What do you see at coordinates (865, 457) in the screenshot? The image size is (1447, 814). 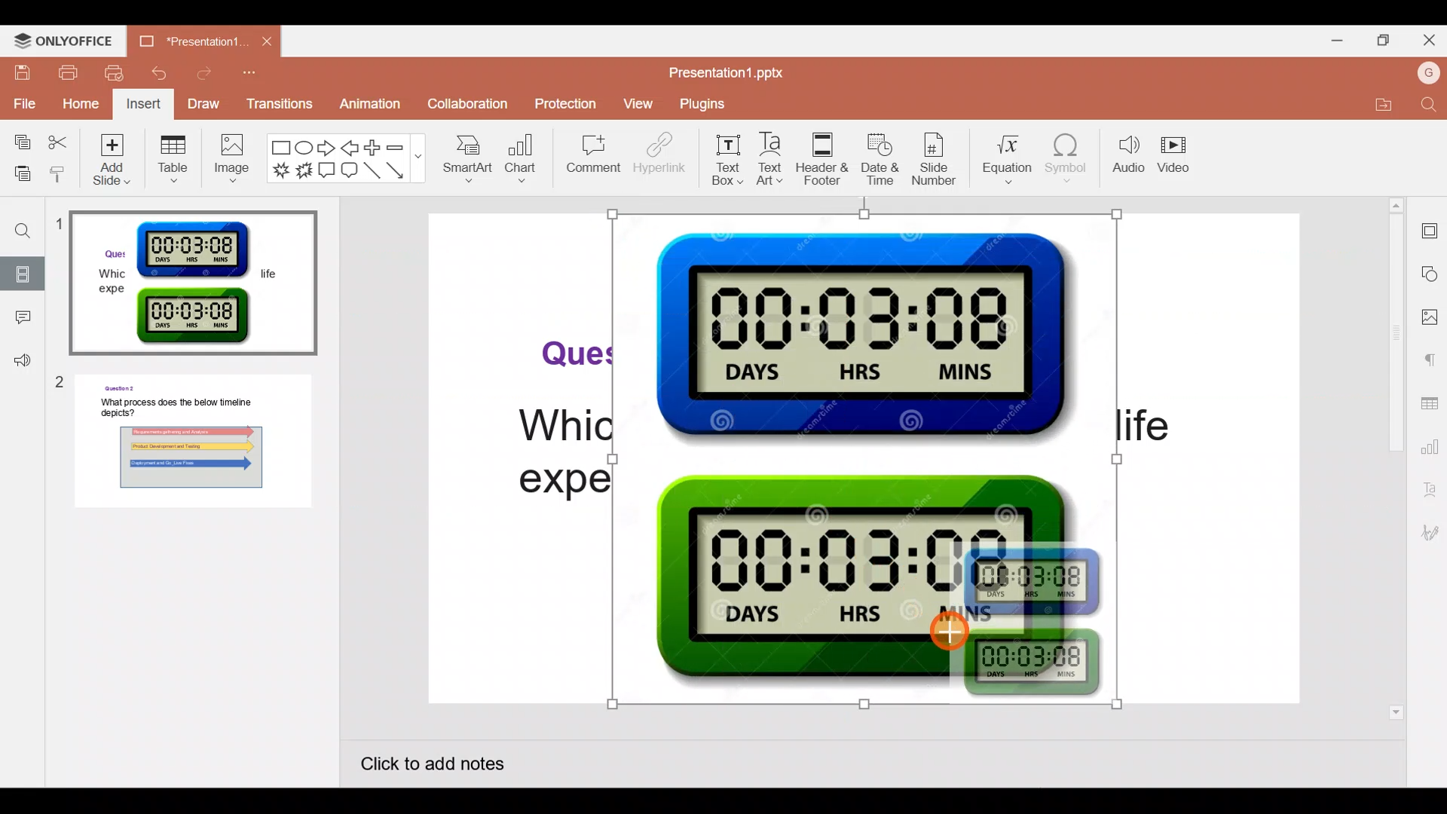 I see `Inserted Timer Graphic` at bounding box center [865, 457].